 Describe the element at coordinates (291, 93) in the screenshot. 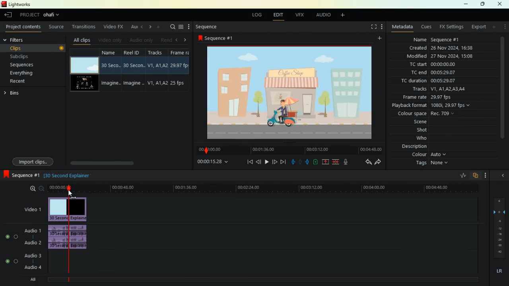

I see `image` at that location.